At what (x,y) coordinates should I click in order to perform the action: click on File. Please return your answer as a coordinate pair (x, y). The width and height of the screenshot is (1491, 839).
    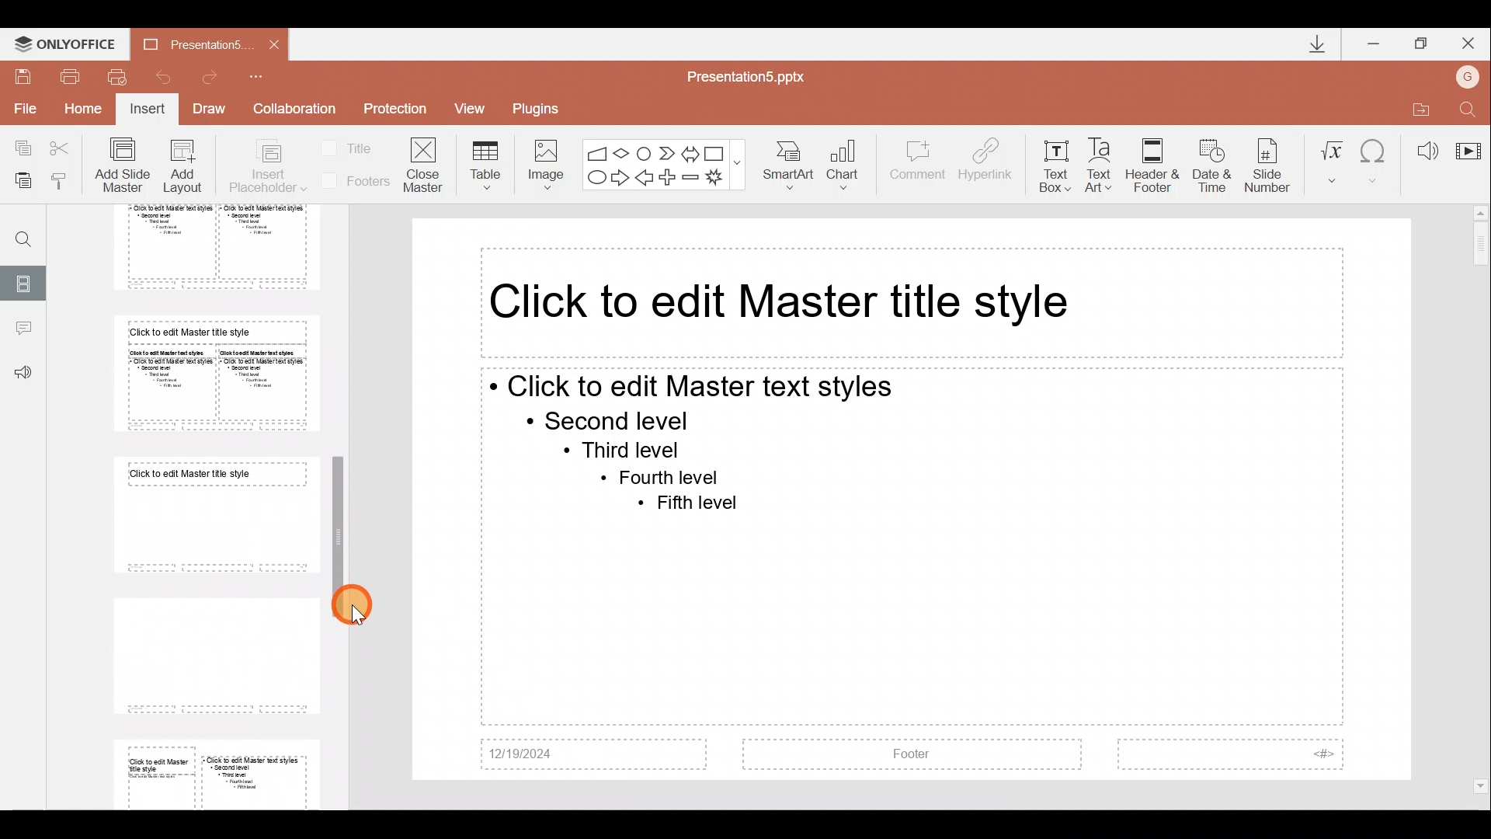
    Looking at the image, I should click on (23, 108).